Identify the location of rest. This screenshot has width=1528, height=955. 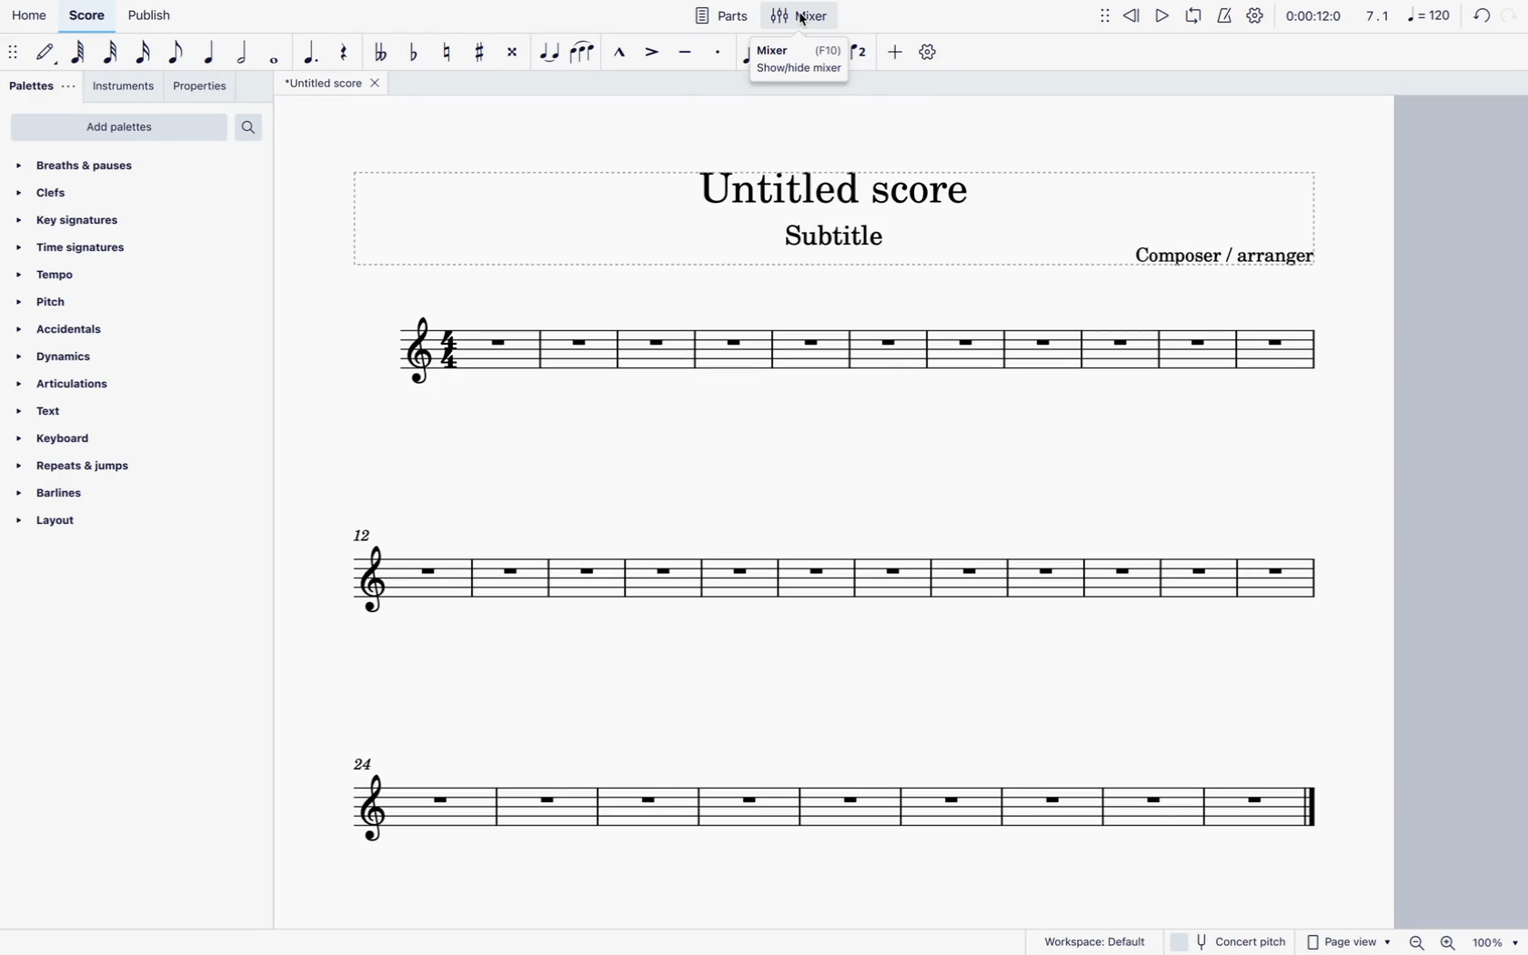
(343, 47).